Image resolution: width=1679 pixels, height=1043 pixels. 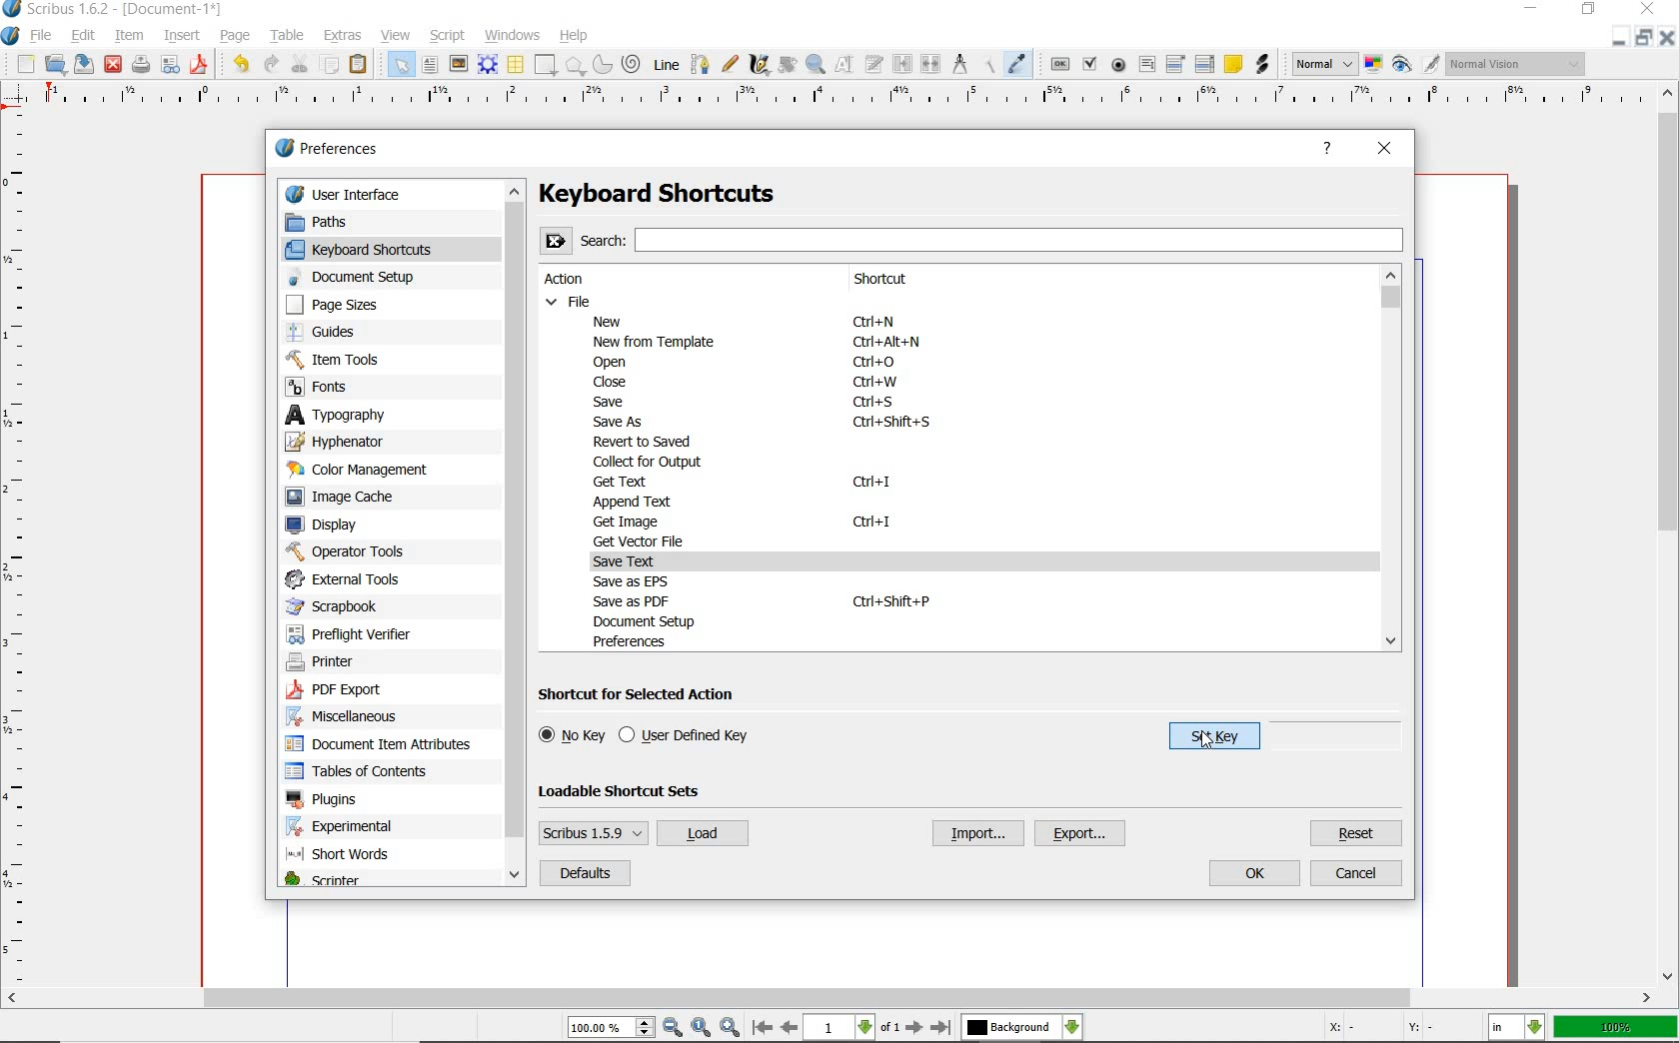 What do you see at coordinates (575, 66) in the screenshot?
I see `polygon` at bounding box center [575, 66].